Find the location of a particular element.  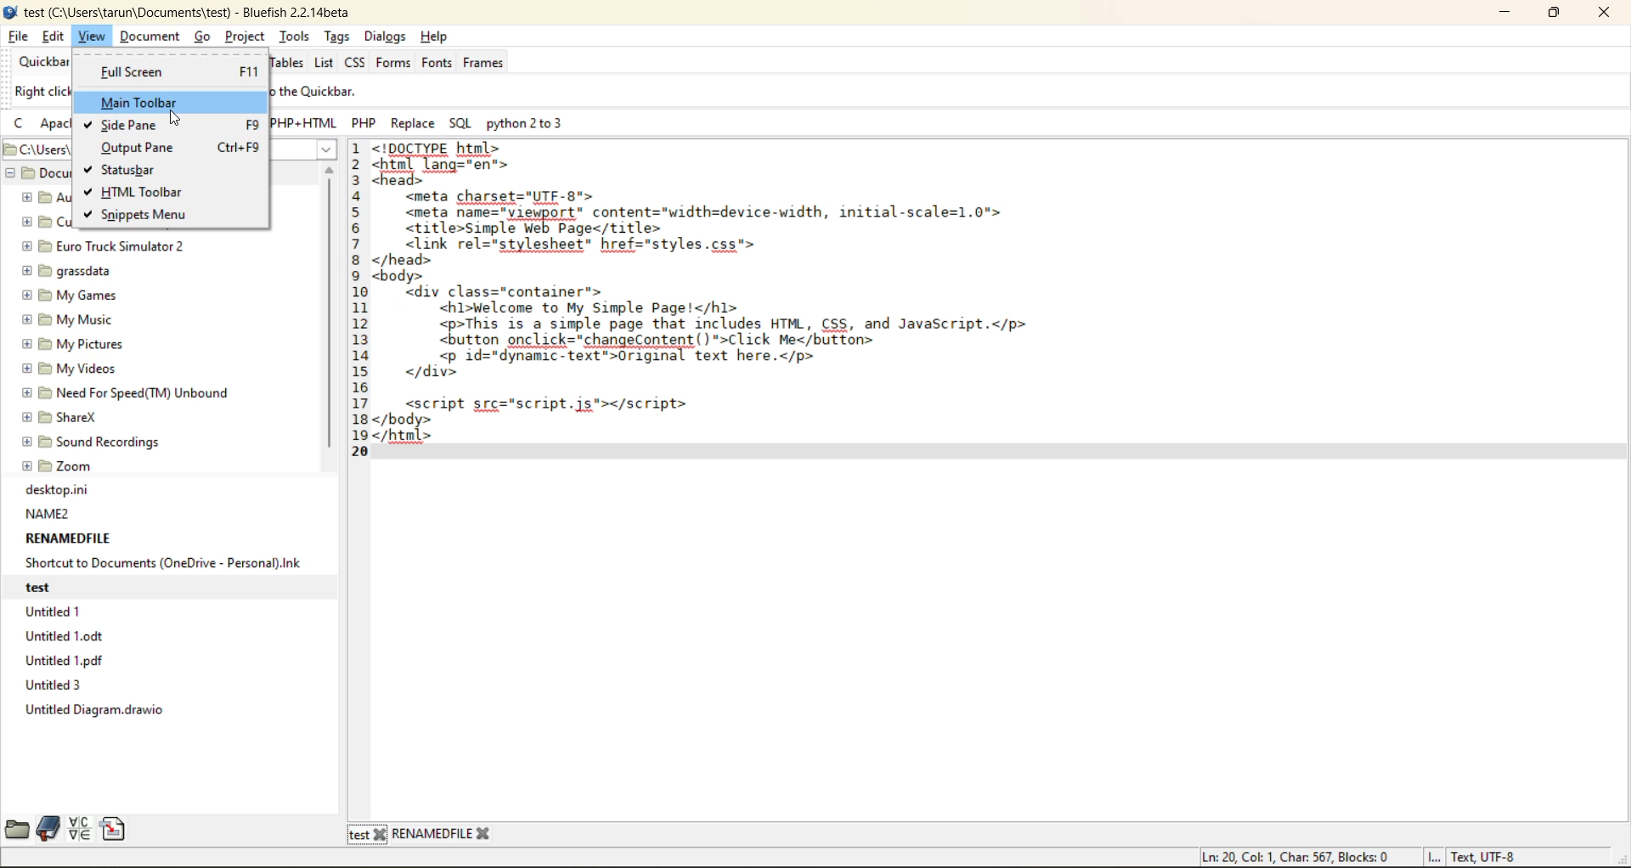

project is located at coordinates (248, 36).